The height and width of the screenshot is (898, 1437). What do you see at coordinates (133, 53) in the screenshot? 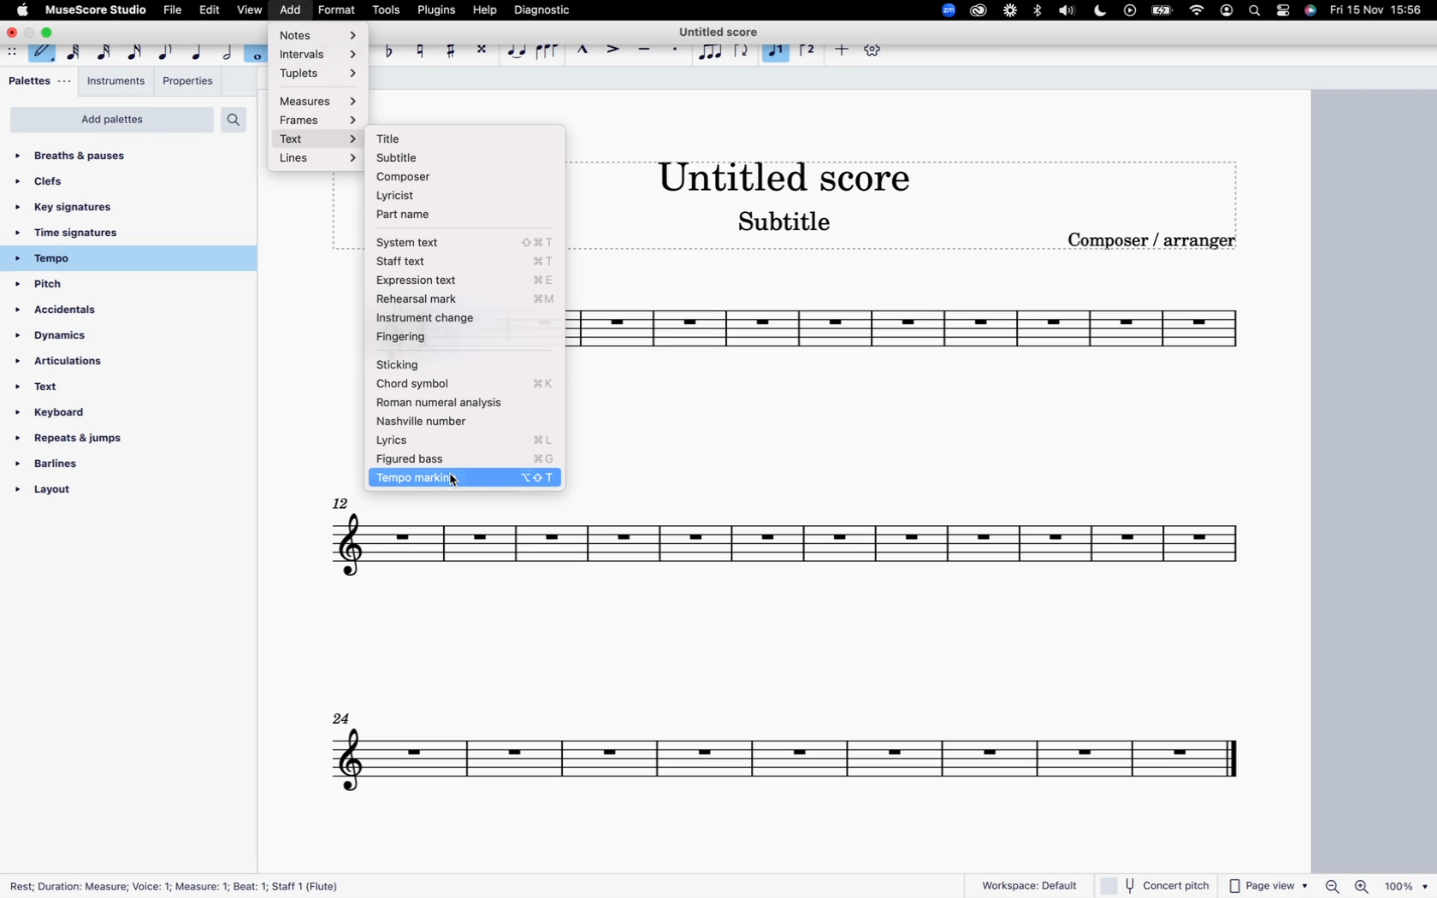
I see `16th note` at bounding box center [133, 53].